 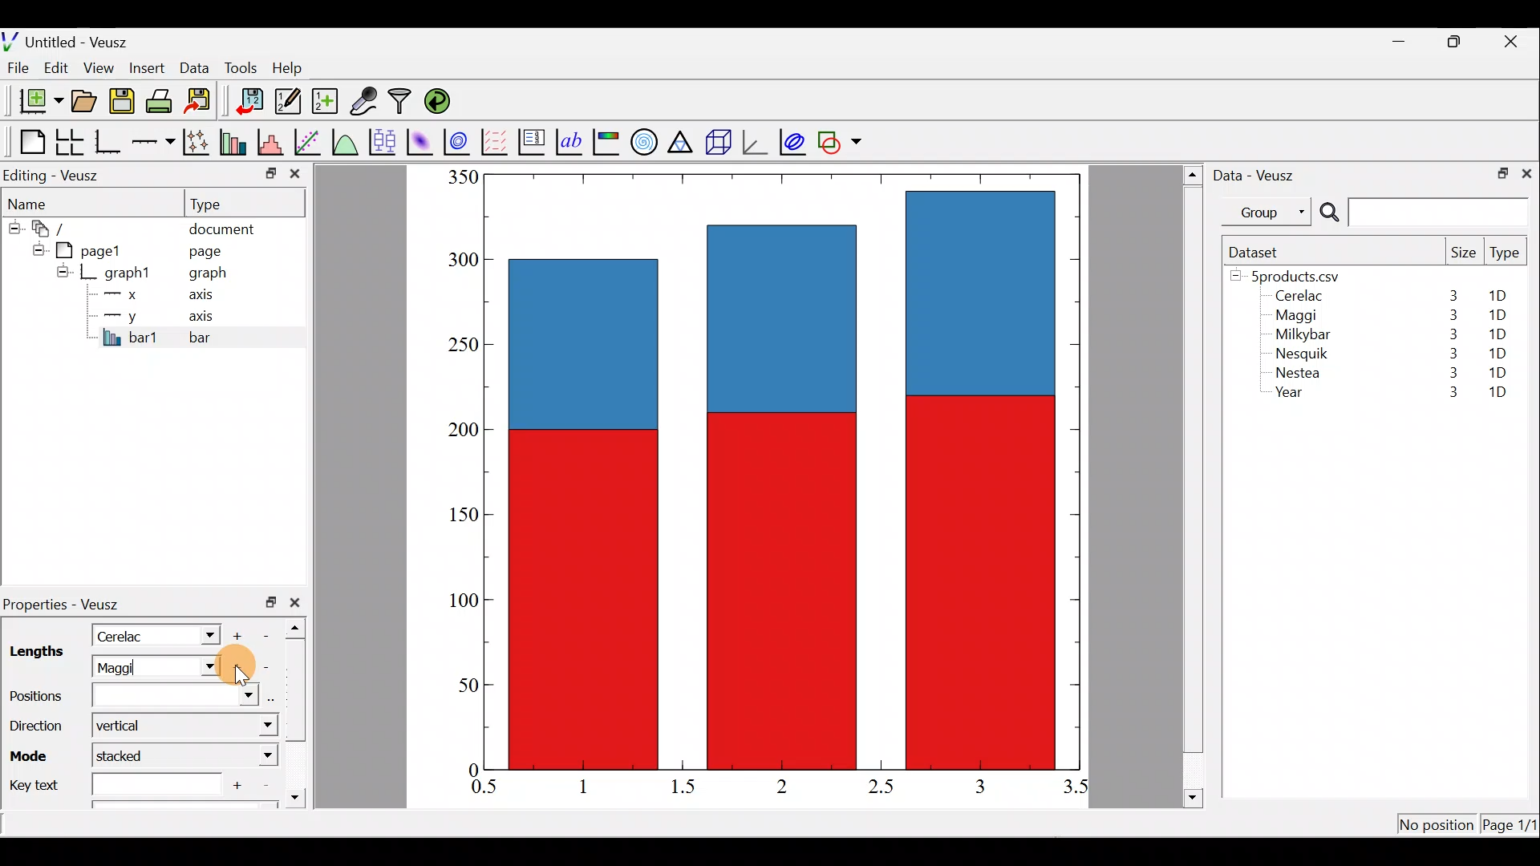 I want to click on hide, so click(x=63, y=271).